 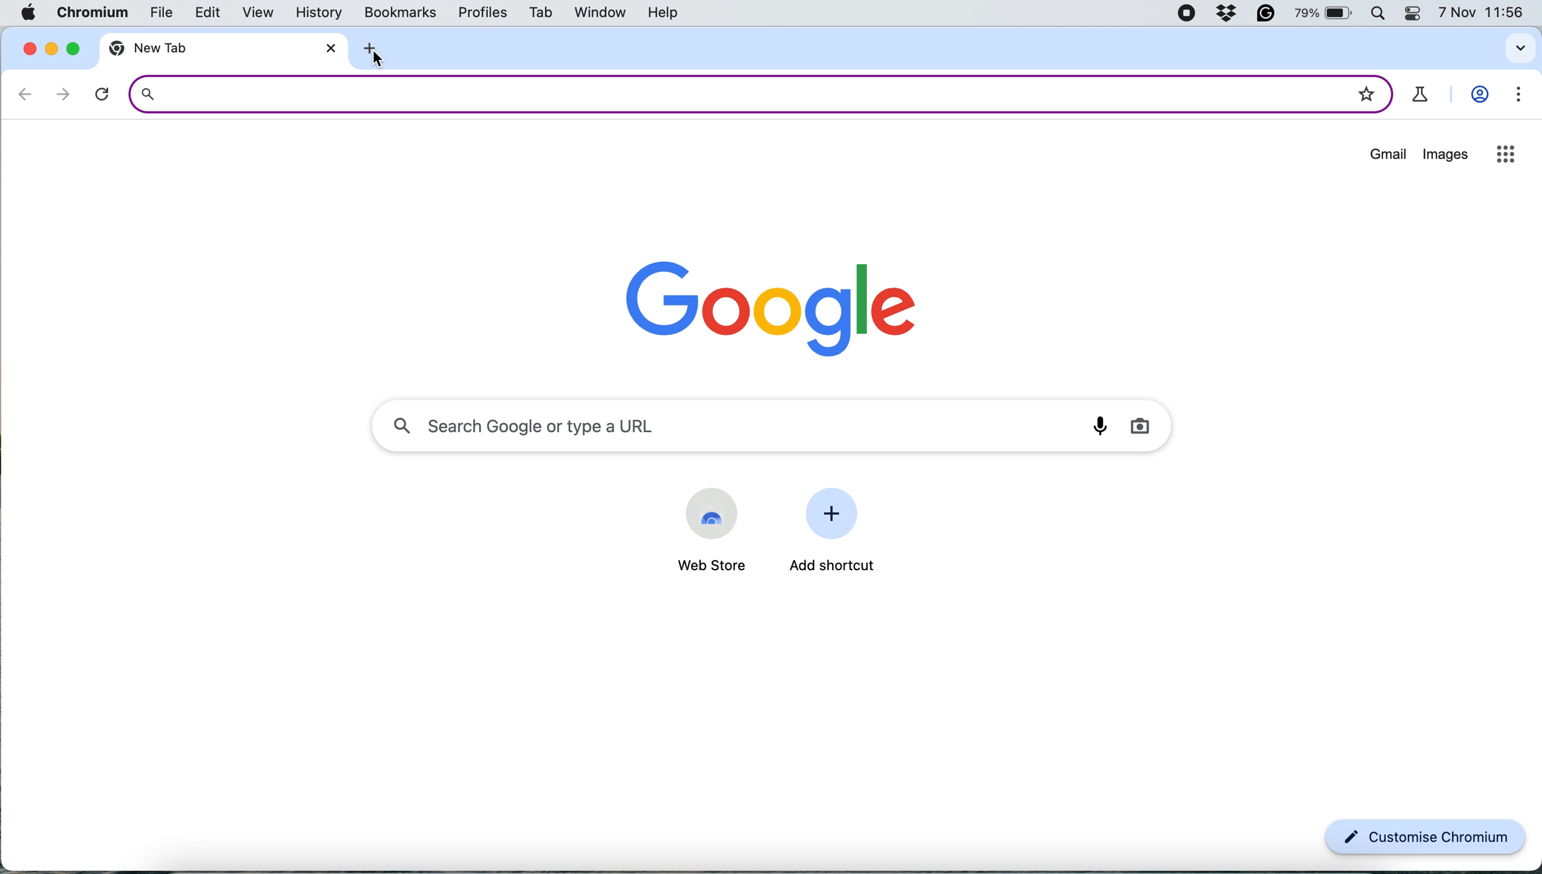 What do you see at coordinates (1382, 14) in the screenshot?
I see `spotlight search` at bounding box center [1382, 14].